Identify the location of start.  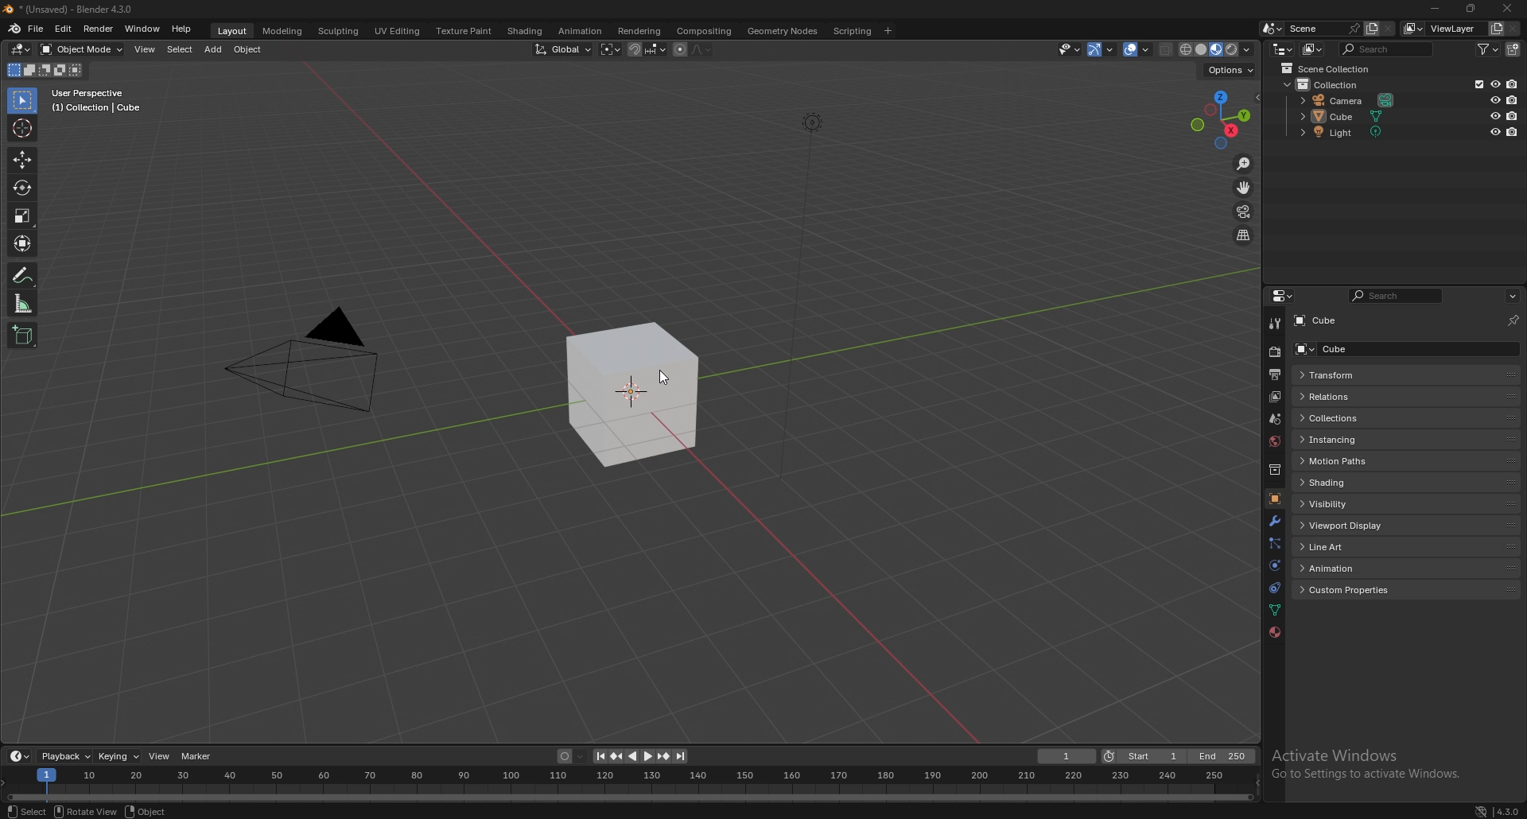
(1144, 756).